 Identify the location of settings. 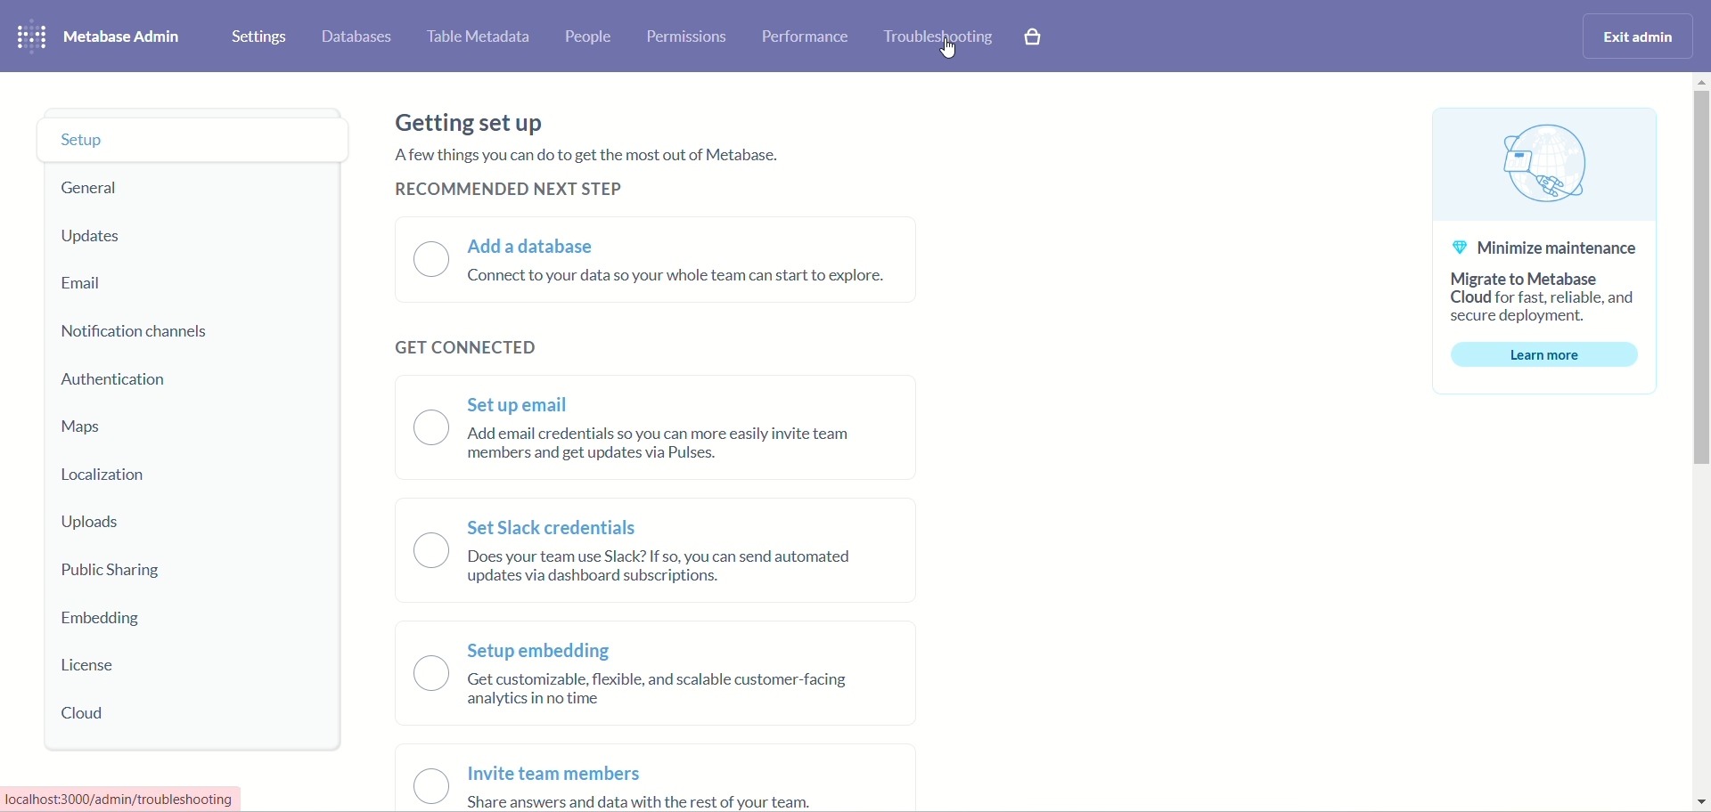
(258, 37).